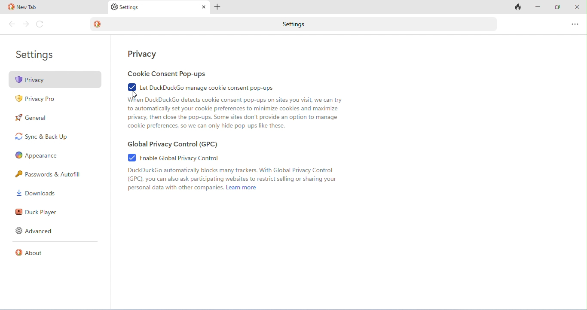 Image resolution: width=587 pixels, height=310 pixels. Describe the element at coordinates (36, 193) in the screenshot. I see `downloads` at that location.